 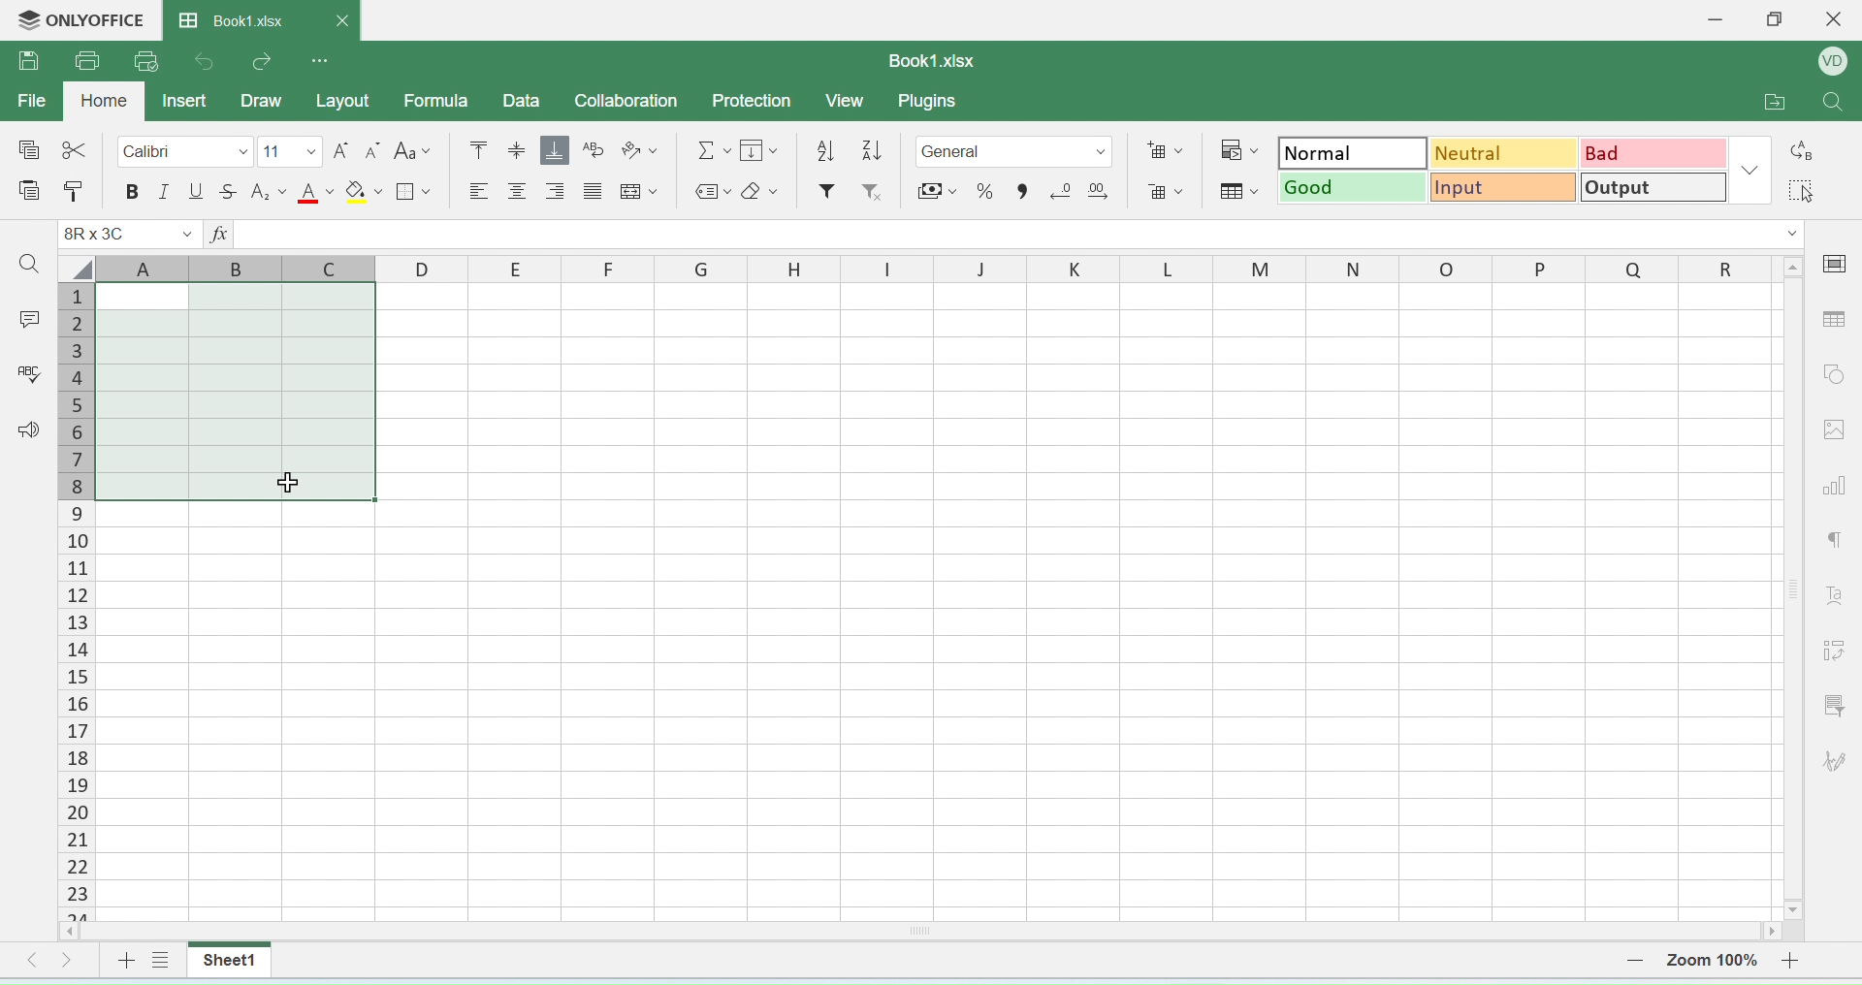 I want to click on format, so click(x=1014, y=151).